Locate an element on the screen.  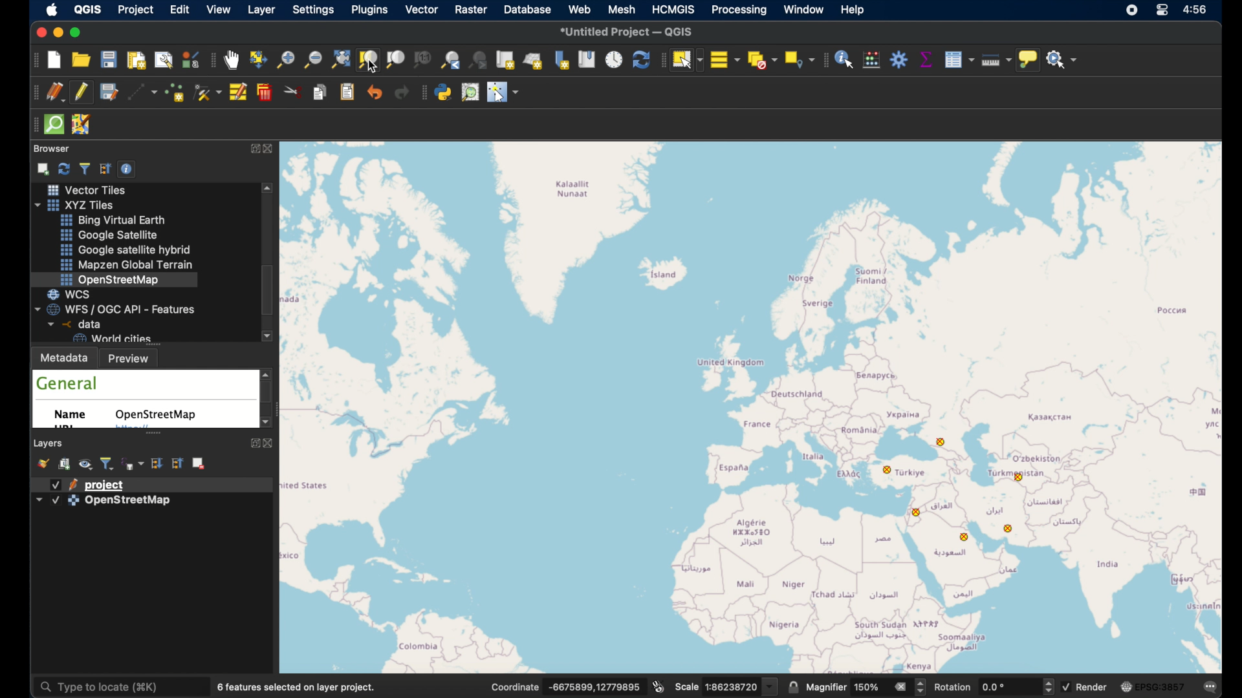
filter legend by expression is located at coordinates (133, 463).